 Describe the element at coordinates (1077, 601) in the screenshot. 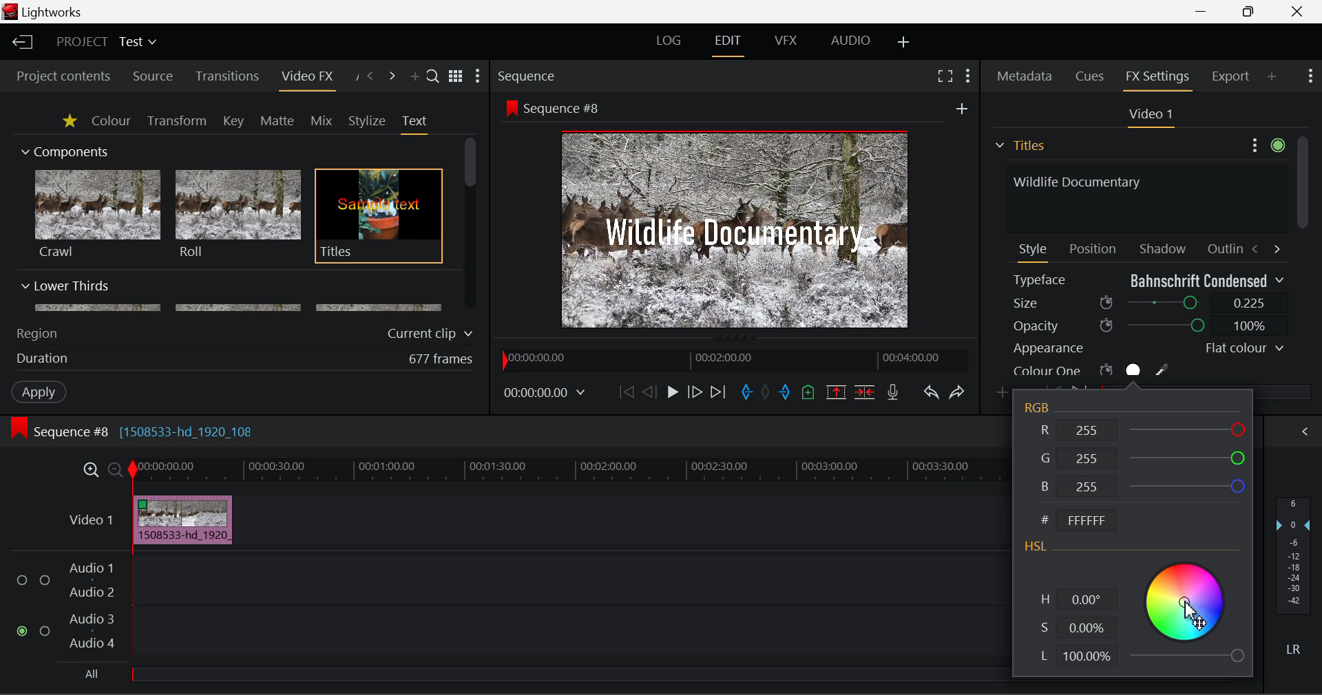

I see `H` at that location.